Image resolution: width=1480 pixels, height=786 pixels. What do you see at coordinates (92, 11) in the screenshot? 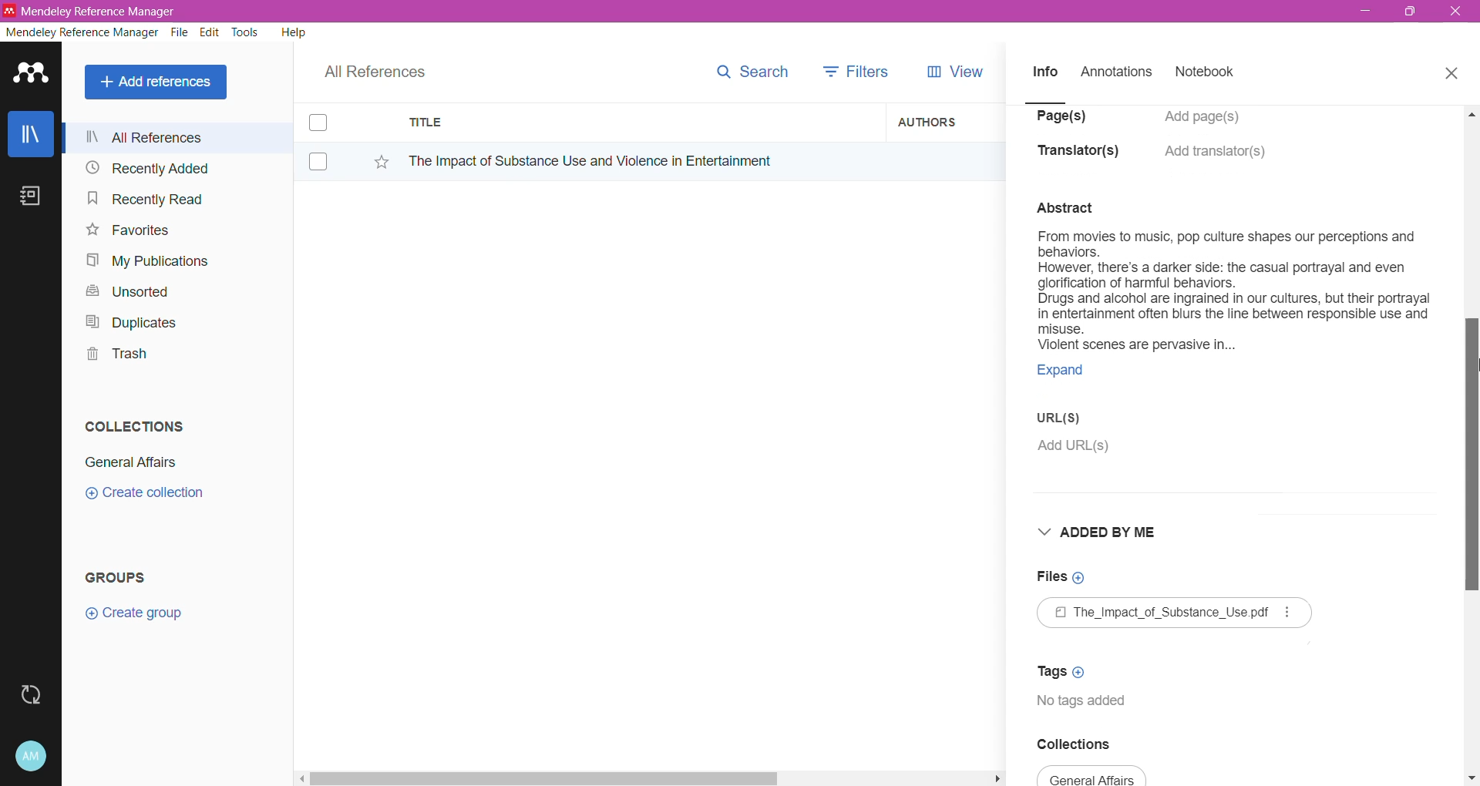
I see `Application Name` at bounding box center [92, 11].